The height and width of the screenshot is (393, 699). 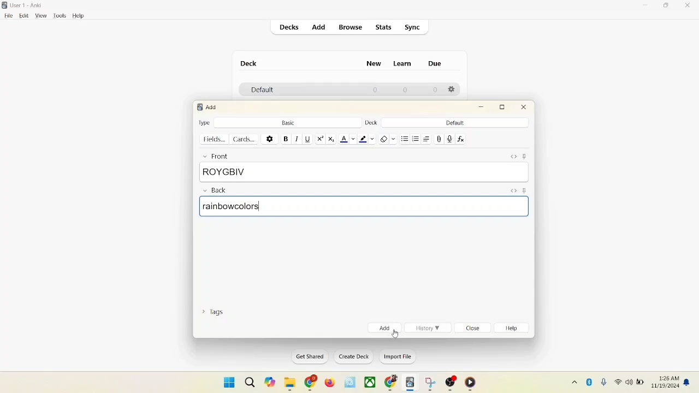 What do you see at coordinates (215, 139) in the screenshot?
I see `fields` at bounding box center [215, 139].